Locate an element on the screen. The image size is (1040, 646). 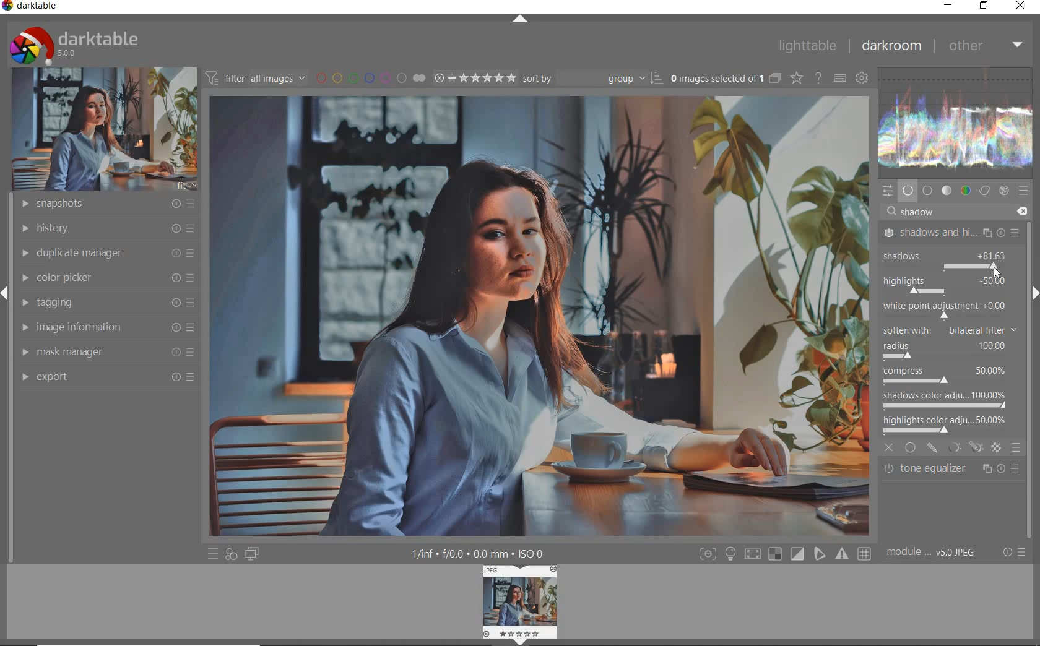
tone is located at coordinates (947, 190).